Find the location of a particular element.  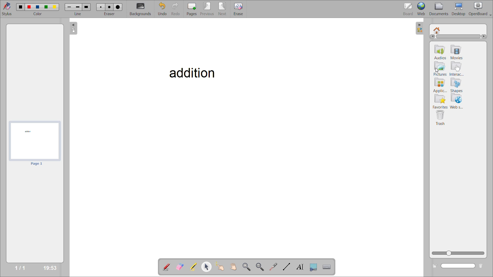

annotate document is located at coordinates (166, 267).